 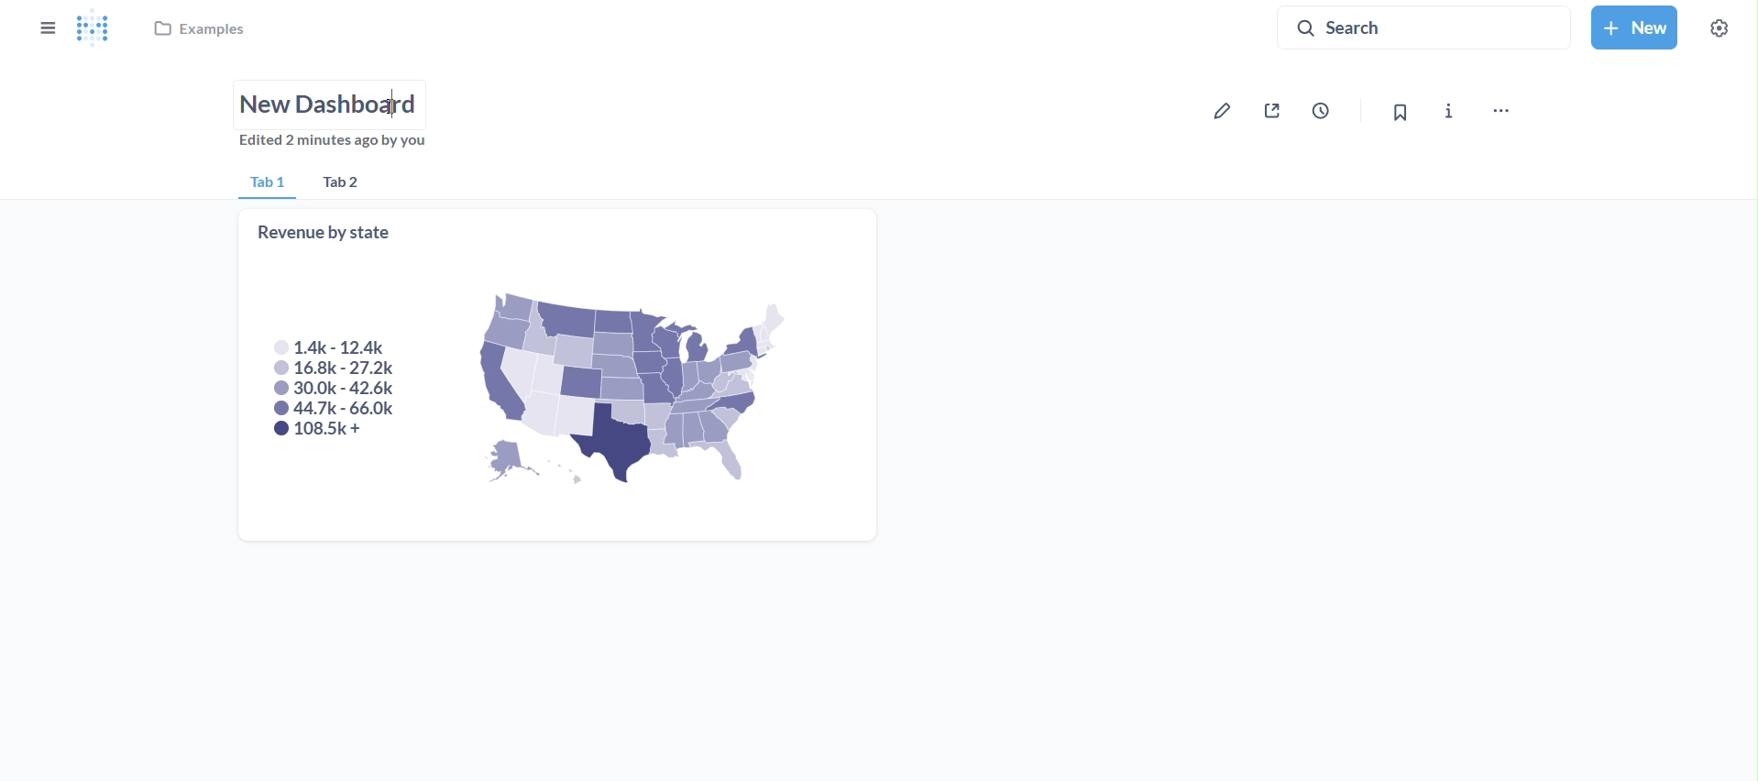 I want to click on logo, so click(x=98, y=29).